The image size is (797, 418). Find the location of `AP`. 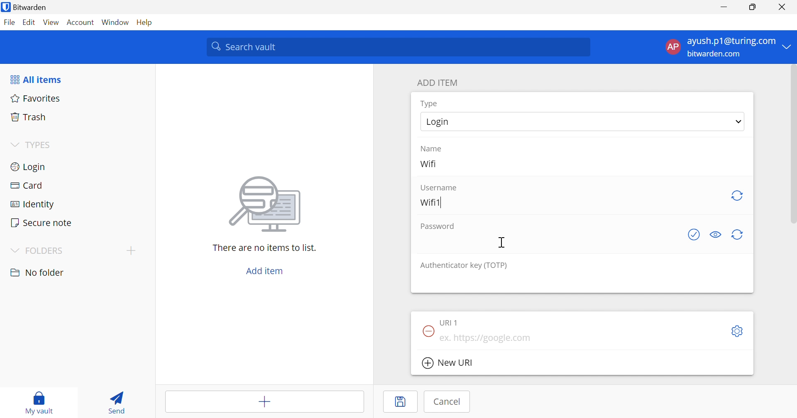

AP is located at coordinates (672, 49).